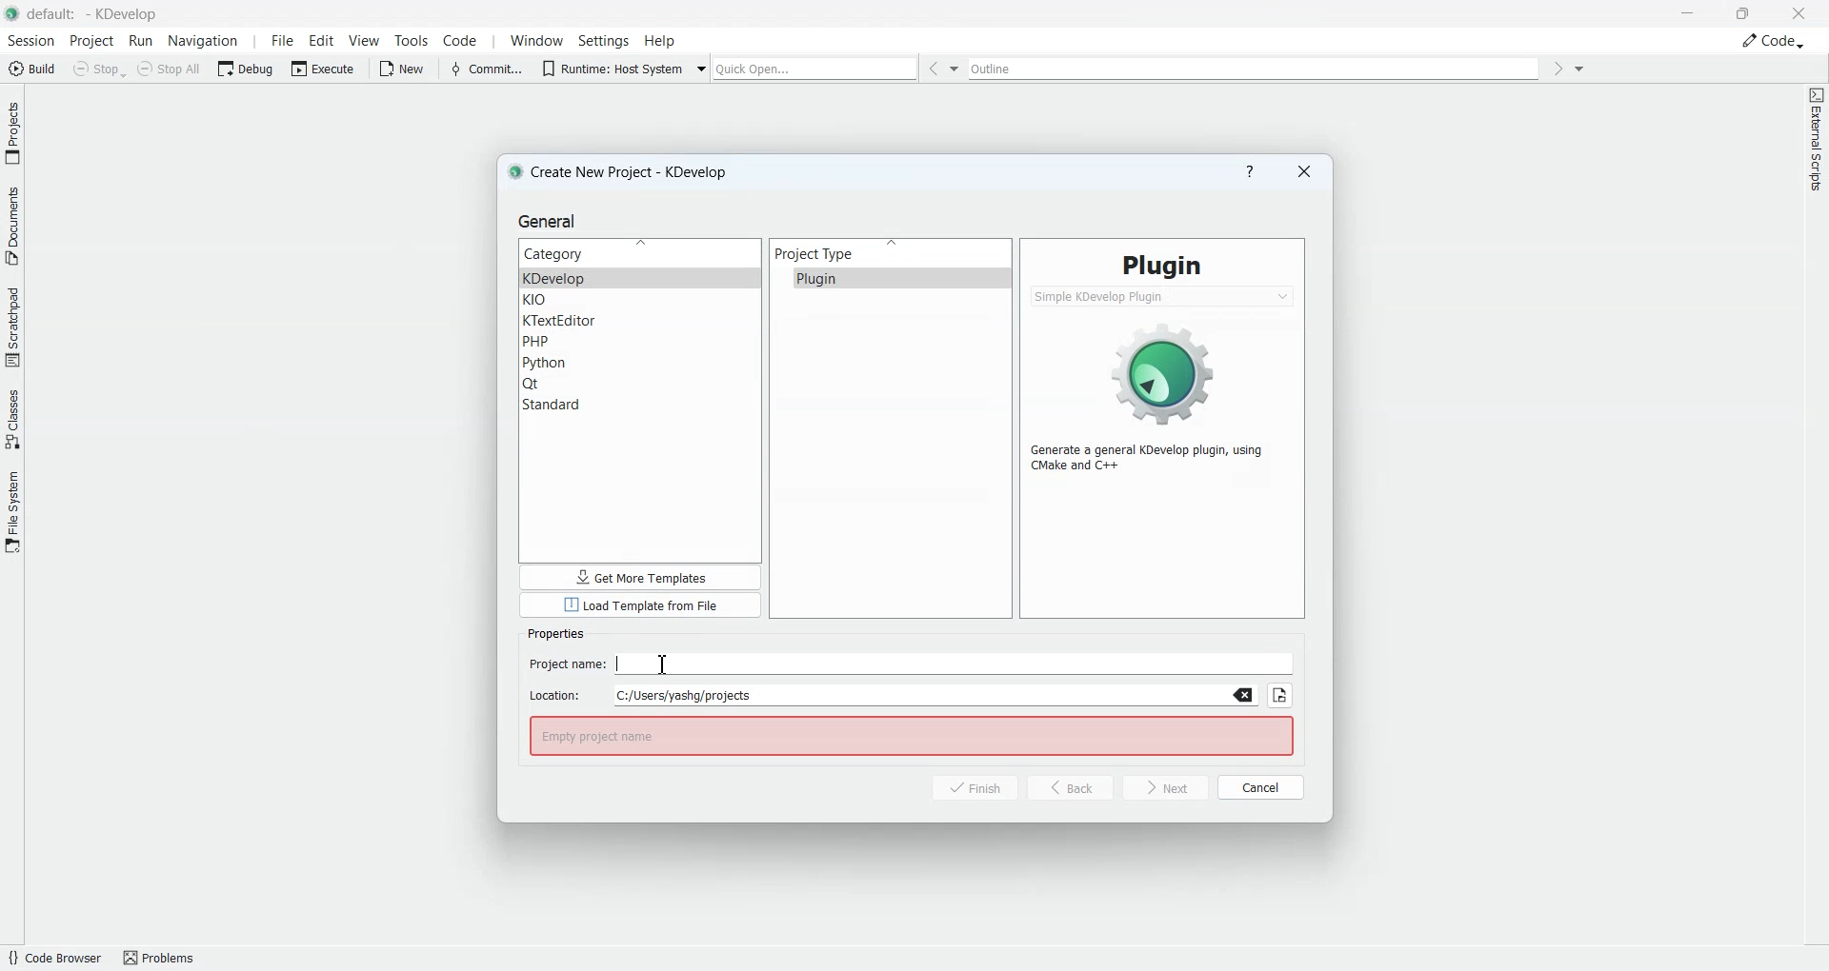 The height and width of the screenshot is (971, 1829). What do you see at coordinates (143, 42) in the screenshot?
I see `Run` at bounding box center [143, 42].